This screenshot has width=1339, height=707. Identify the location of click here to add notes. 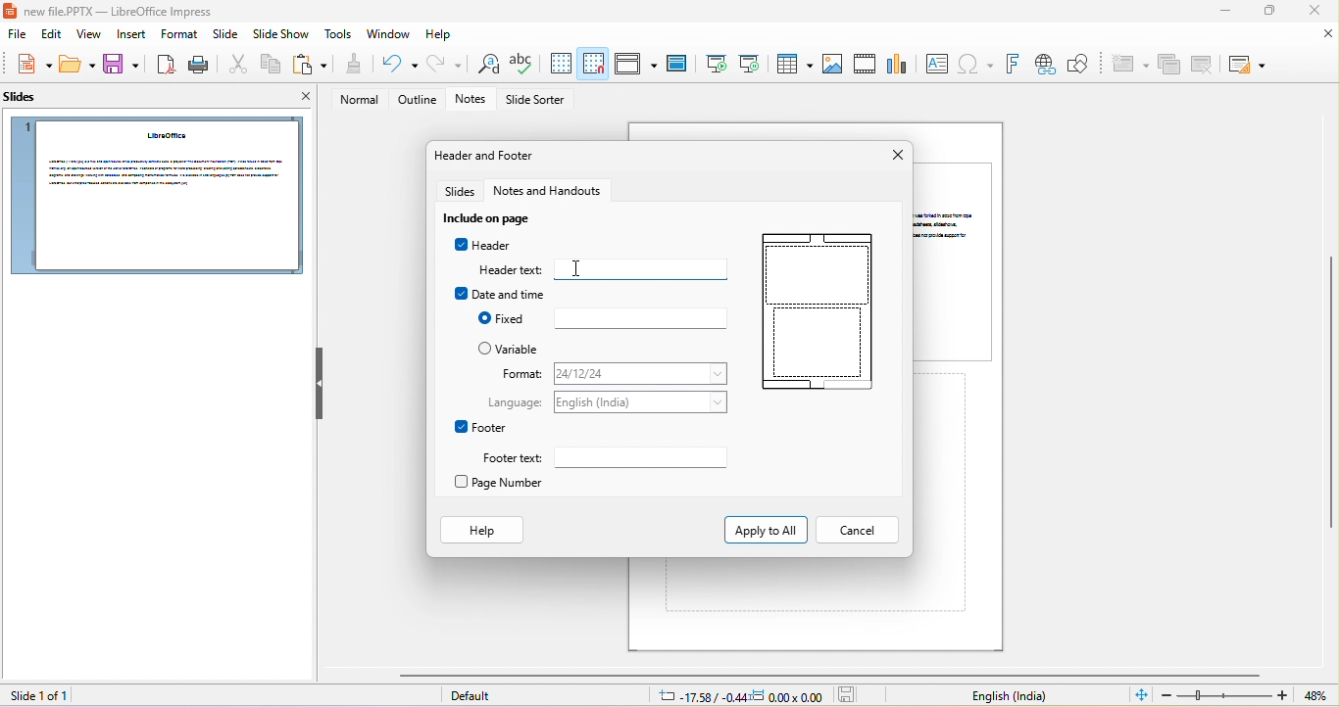
(789, 585).